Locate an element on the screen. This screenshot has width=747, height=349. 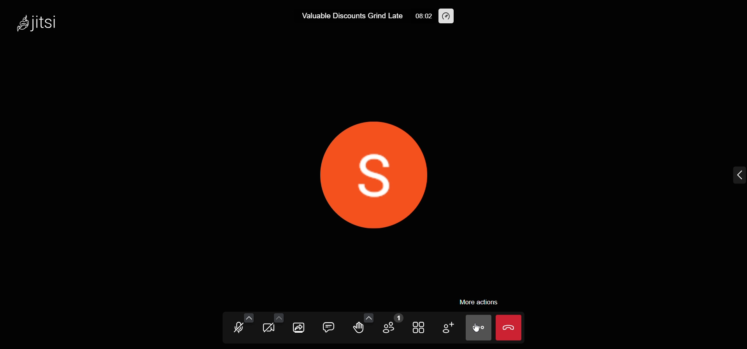
more is located at coordinates (479, 328).